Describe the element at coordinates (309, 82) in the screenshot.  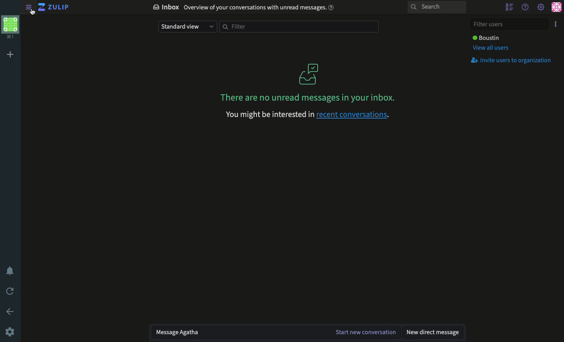
I see `No messages in your box` at that location.